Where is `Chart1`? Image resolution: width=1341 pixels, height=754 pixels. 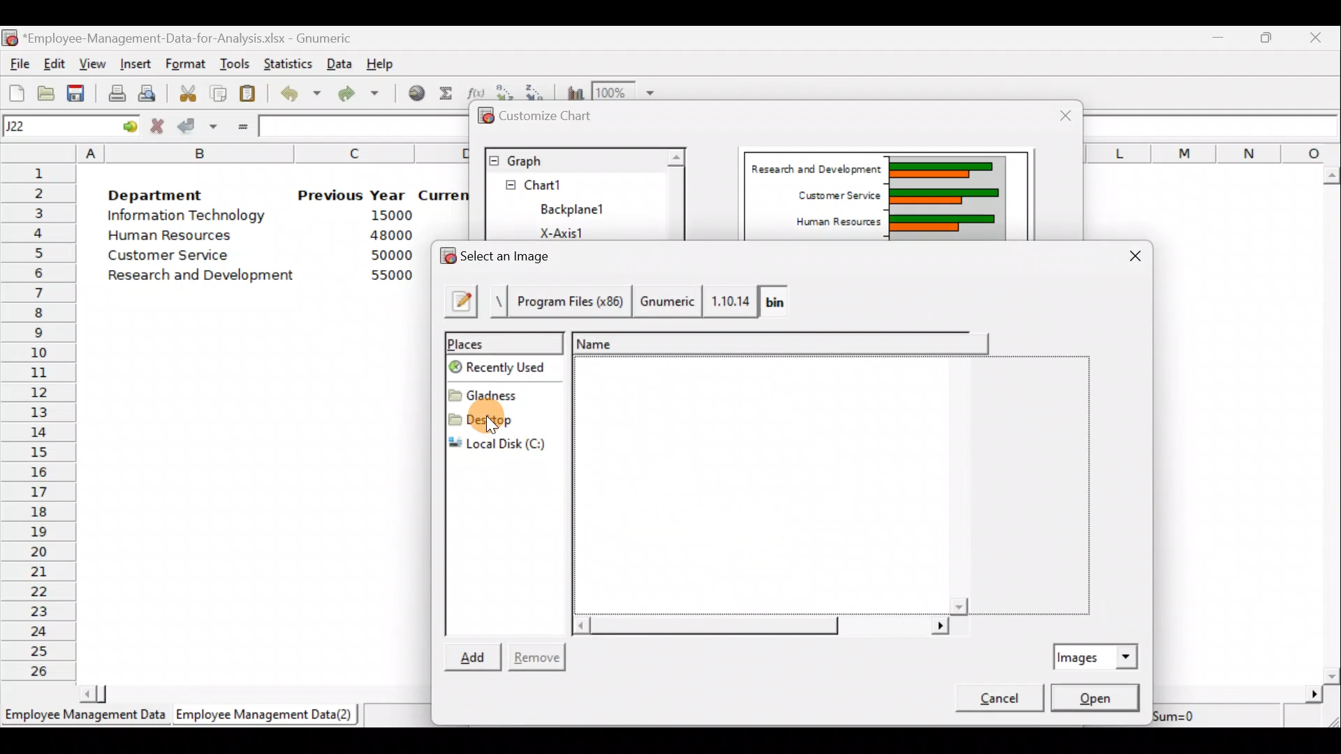
Chart1 is located at coordinates (557, 185).